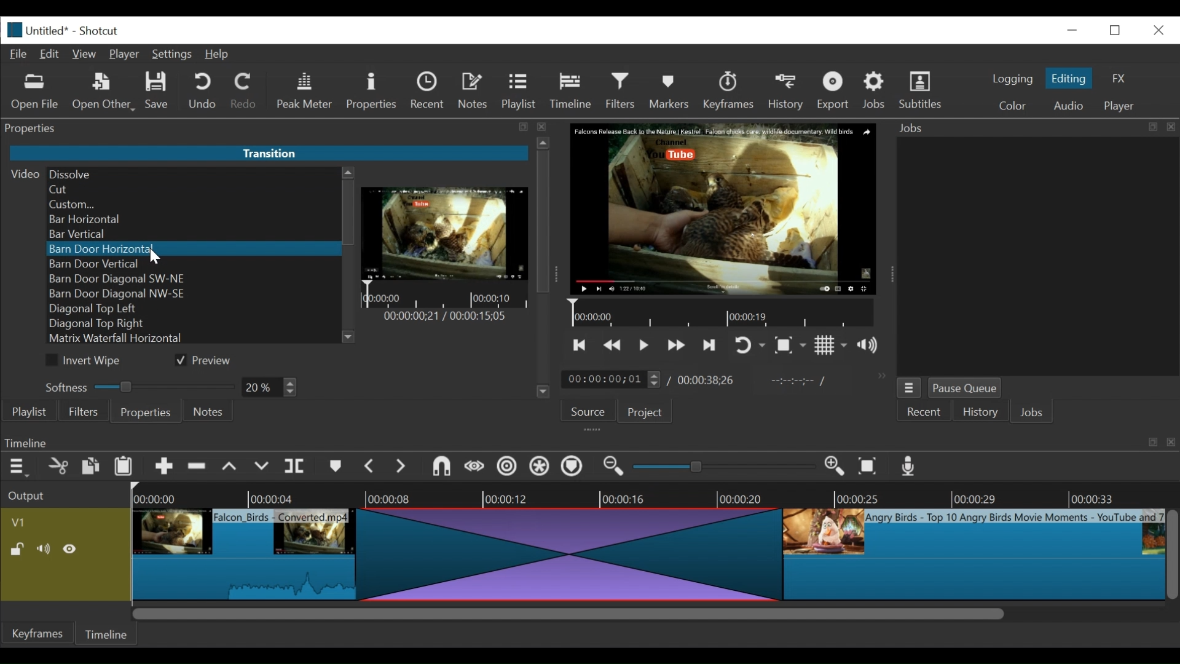 The height and width of the screenshot is (664, 1180). I want to click on Barn Door Diagonal NW-SE, so click(191, 295).